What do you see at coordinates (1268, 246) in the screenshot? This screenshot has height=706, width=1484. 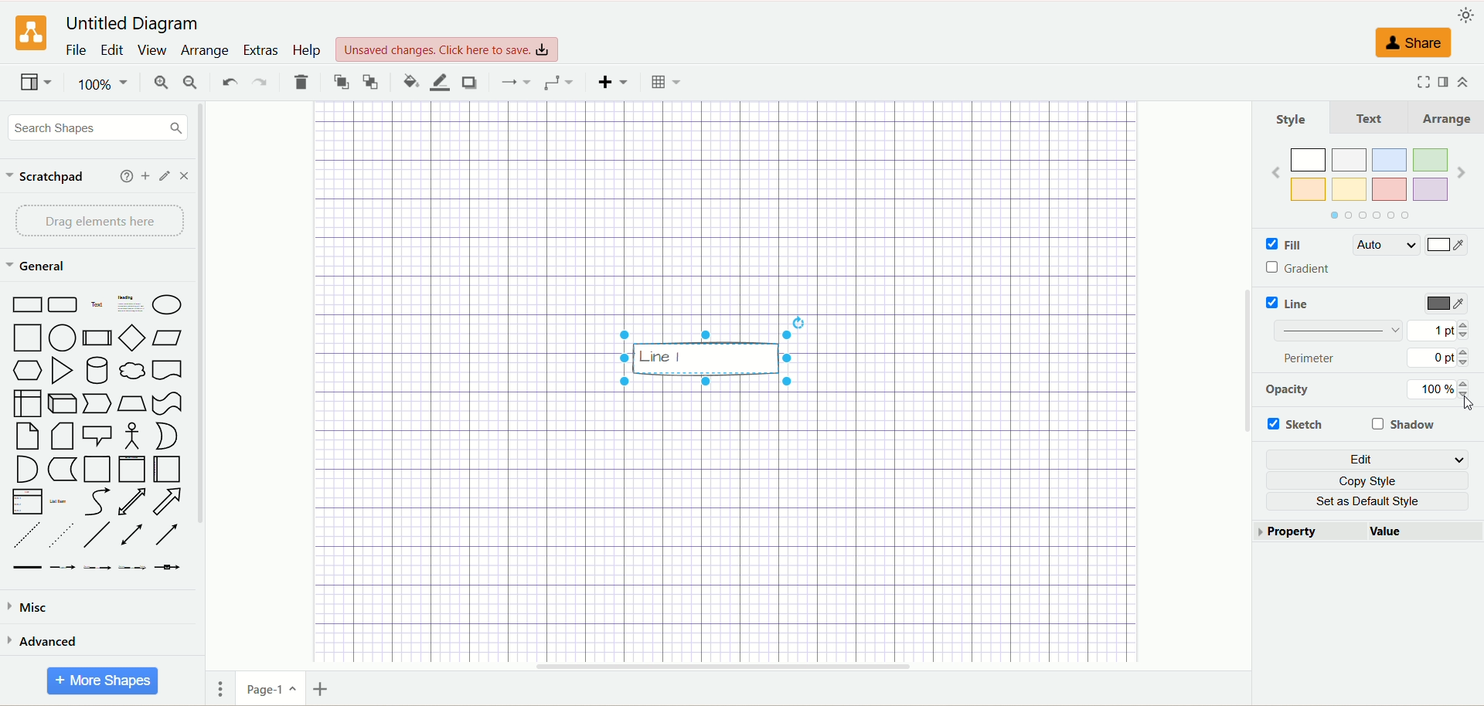 I see `Checkbox` at bounding box center [1268, 246].